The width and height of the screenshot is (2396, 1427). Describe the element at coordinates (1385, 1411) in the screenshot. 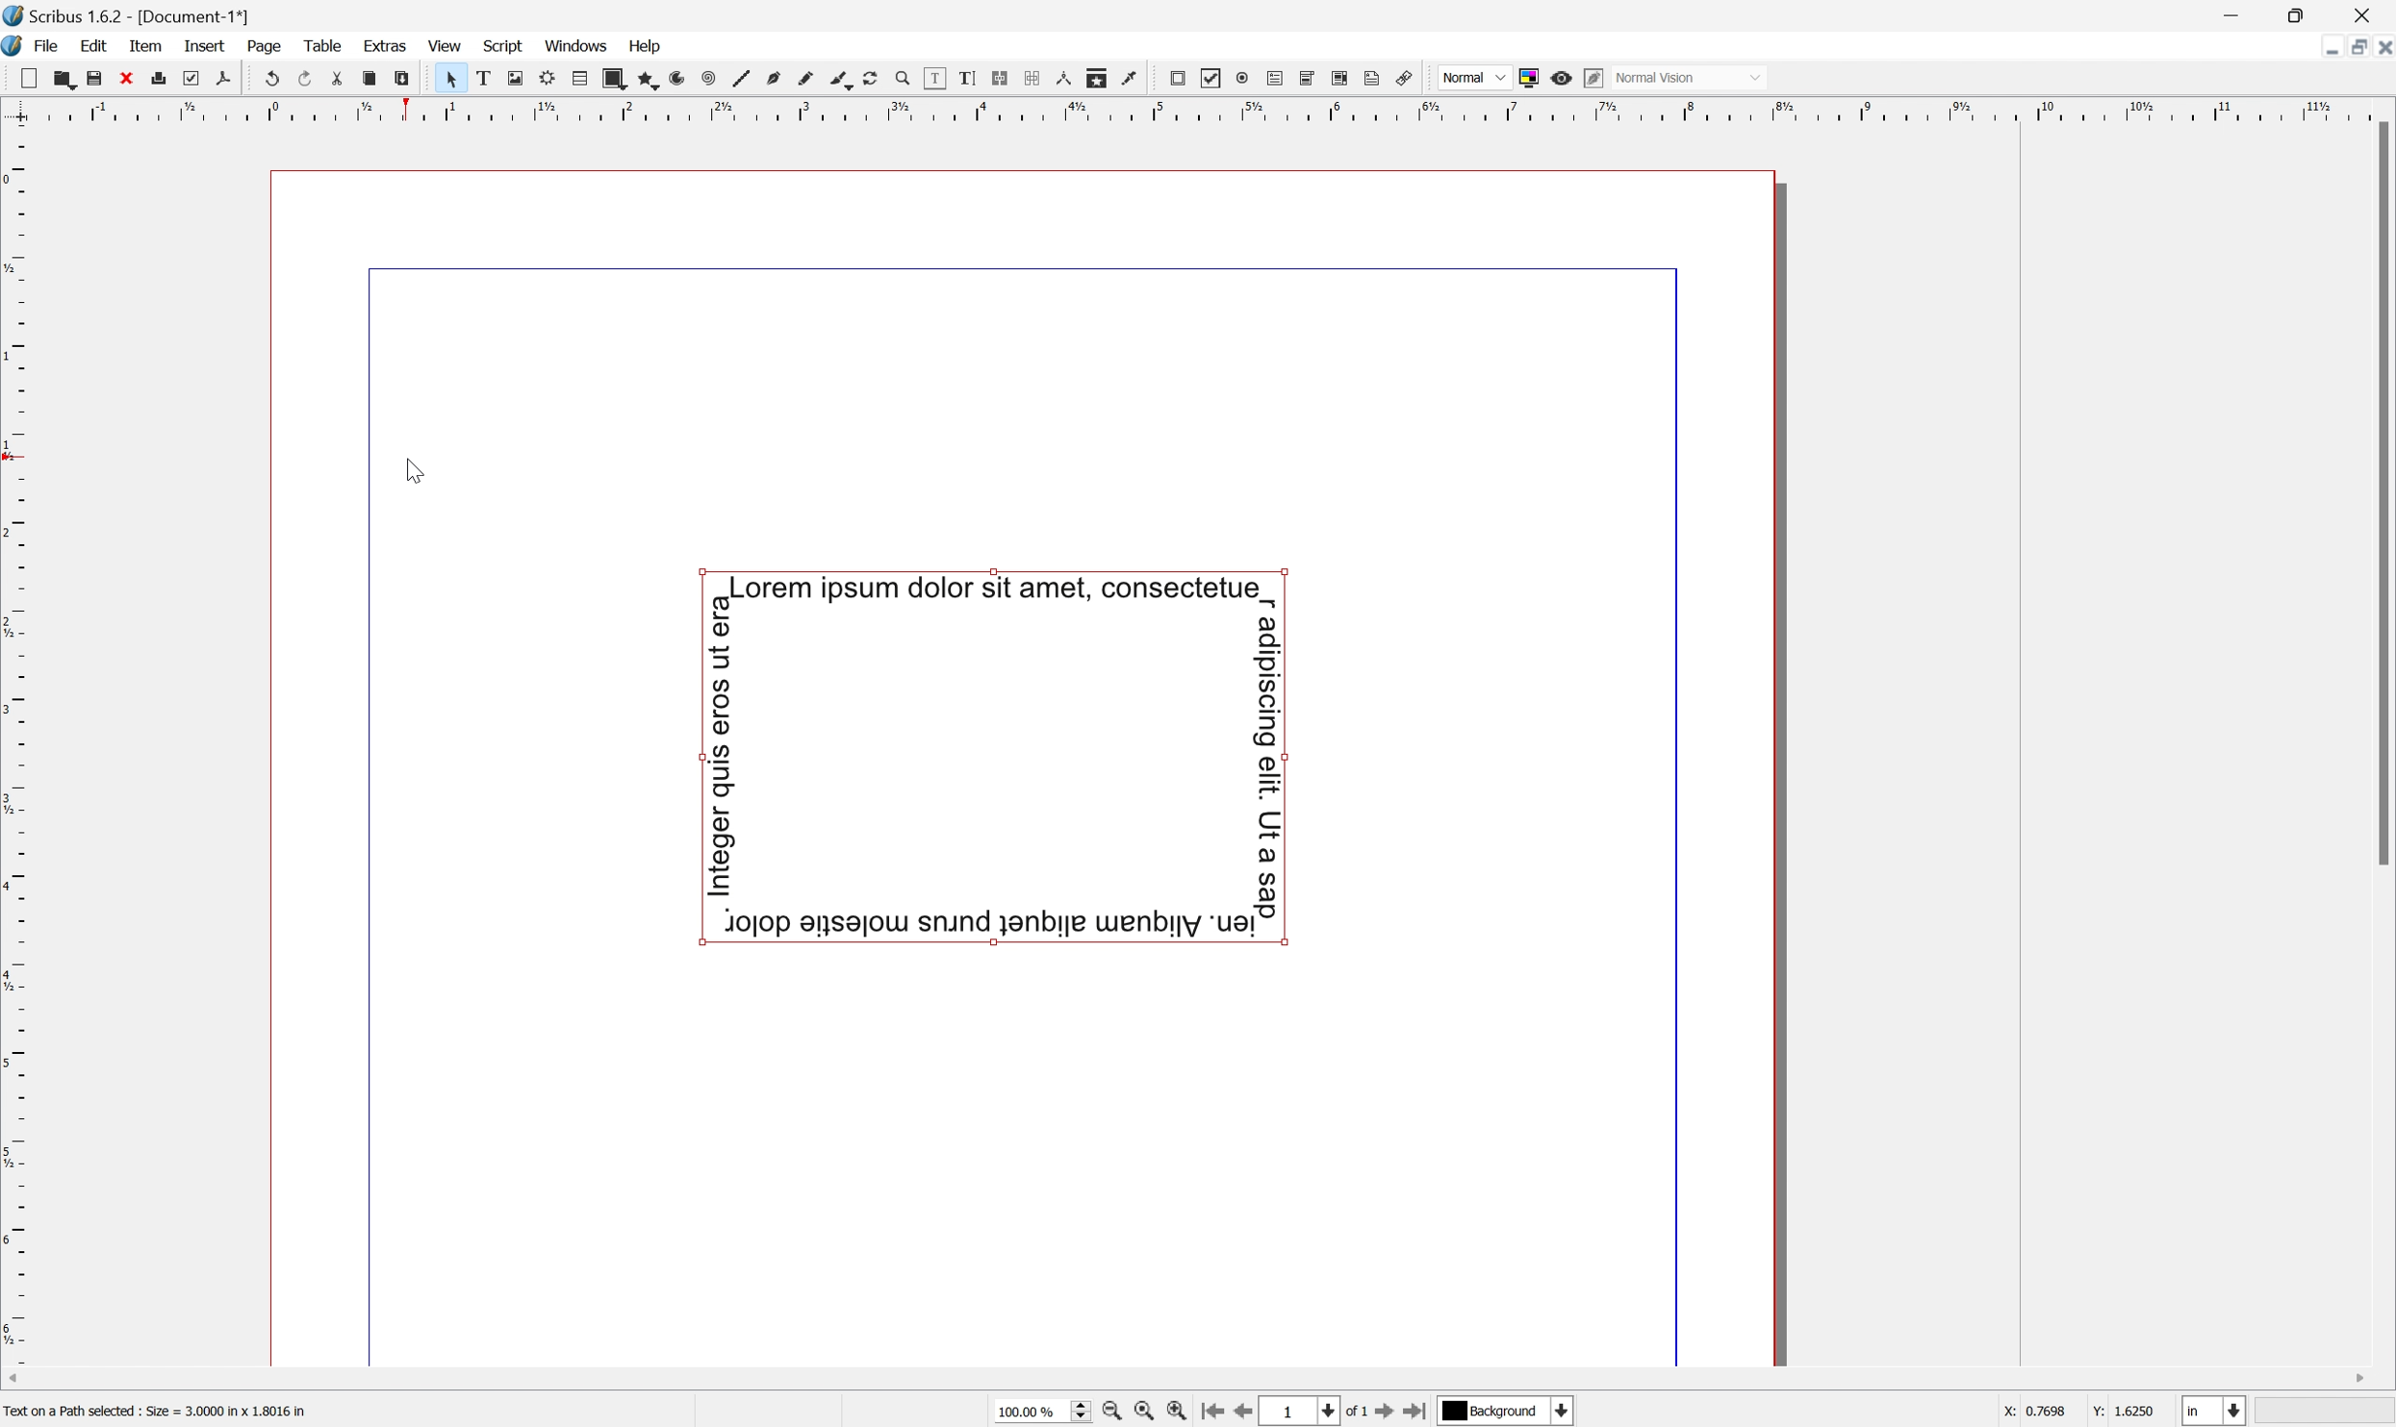

I see `Go to the next page` at that location.